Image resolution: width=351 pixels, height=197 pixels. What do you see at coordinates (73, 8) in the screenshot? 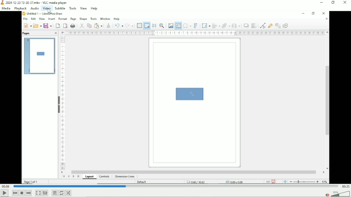
I see `Tools` at bounding box center [73, 8].